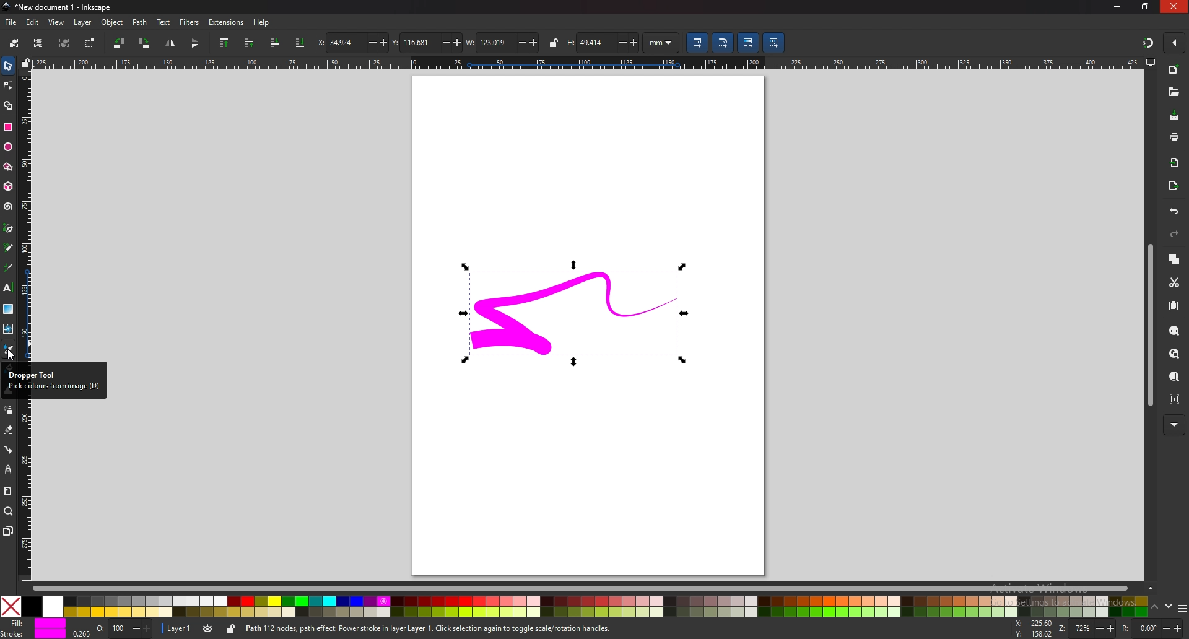 The image size is (1189, 639). Describe the element at coordinates (1175, 332) in the screenshot. I see `zoom selection` at that location.